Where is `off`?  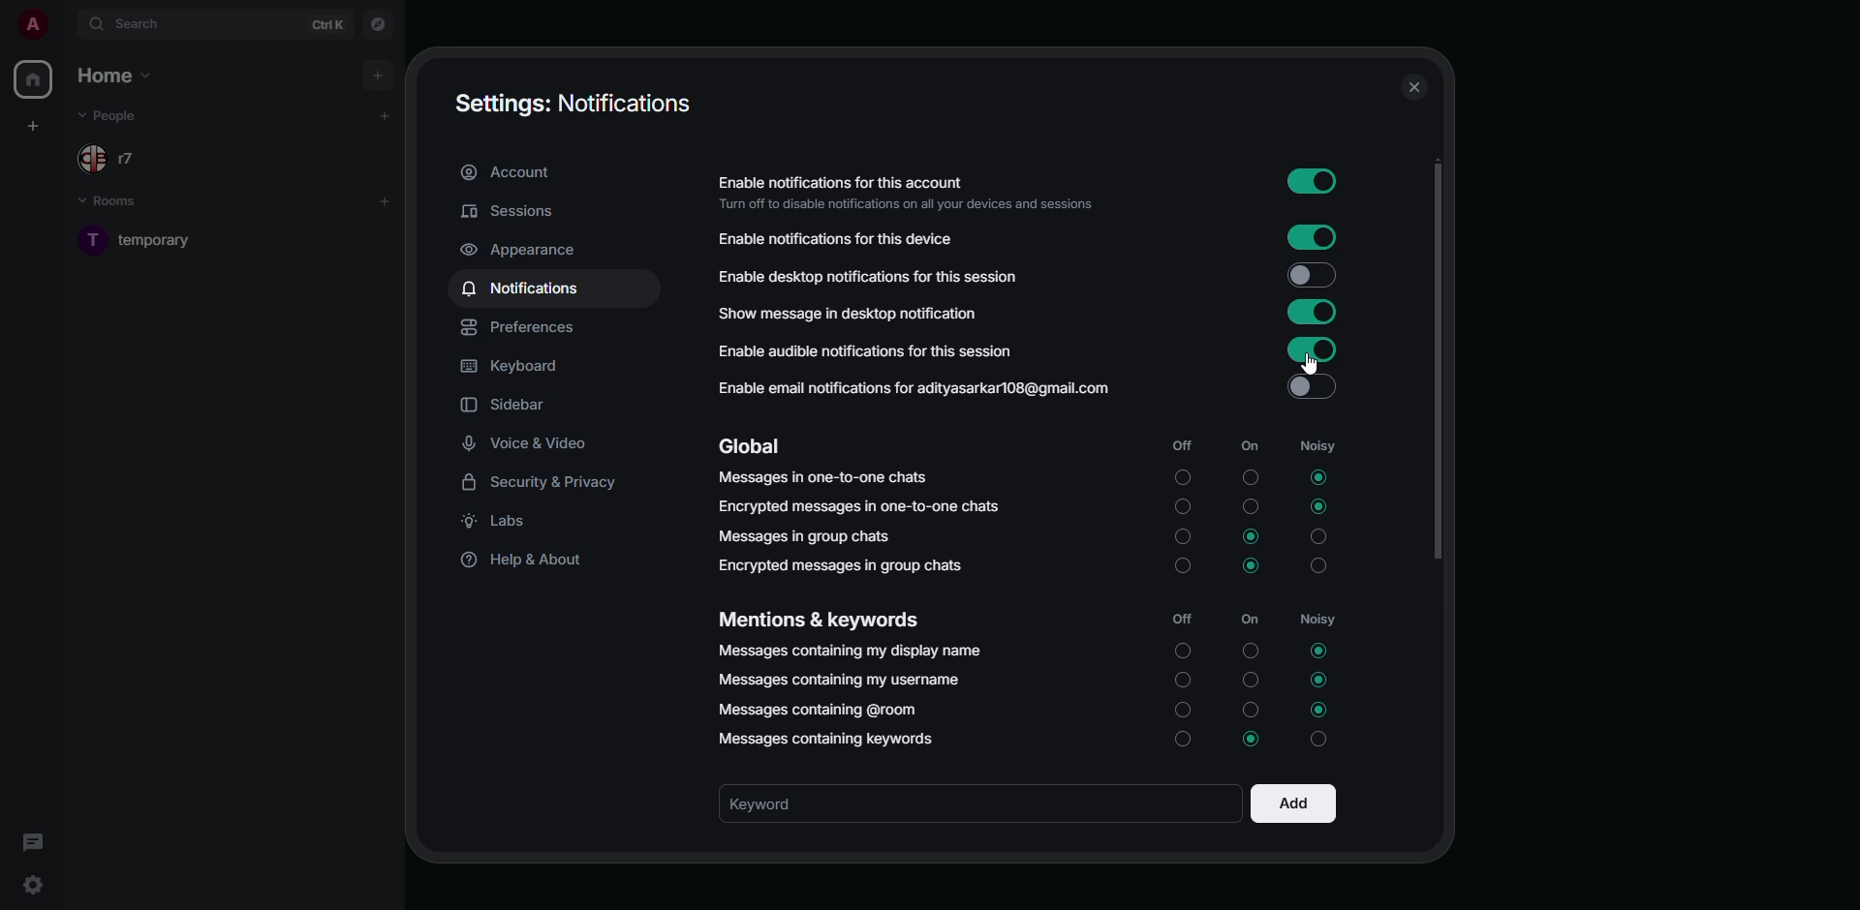
off is located at coordinates (1180, 619).